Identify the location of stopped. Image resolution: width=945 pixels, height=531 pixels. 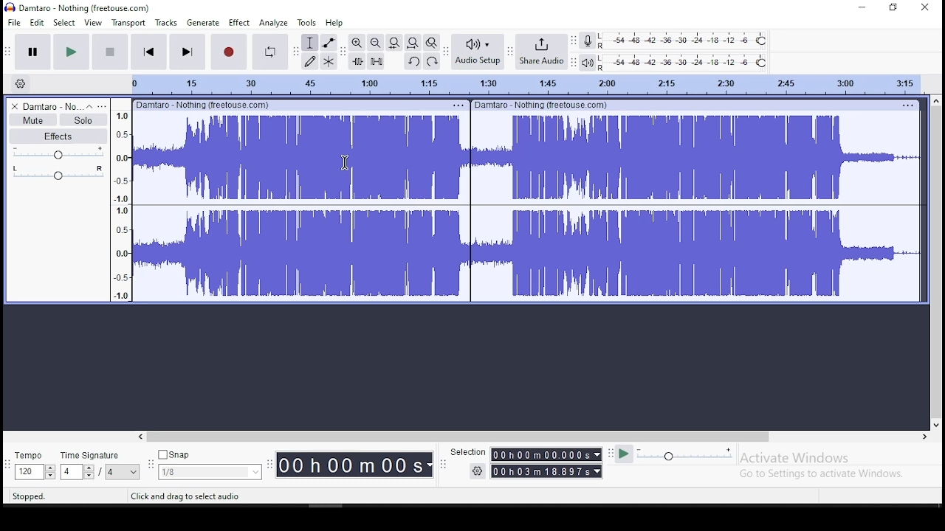
(30, 496).